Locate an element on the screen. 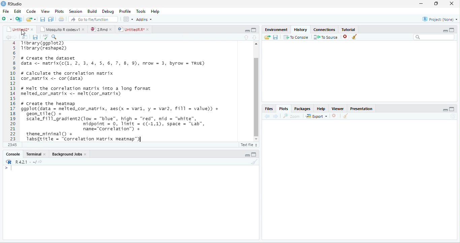 The height and width of the screenshot is (243, 460). send file is located at coordinates (265, 37).